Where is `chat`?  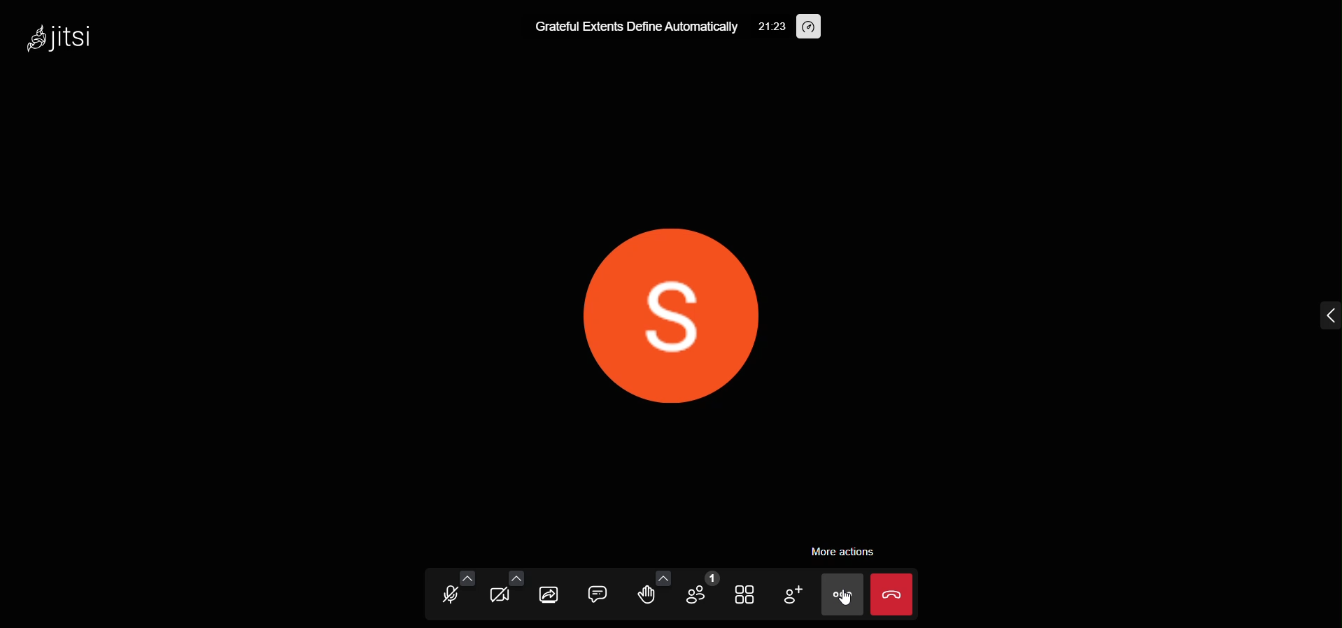
chat is located at coordinates (598, 592).